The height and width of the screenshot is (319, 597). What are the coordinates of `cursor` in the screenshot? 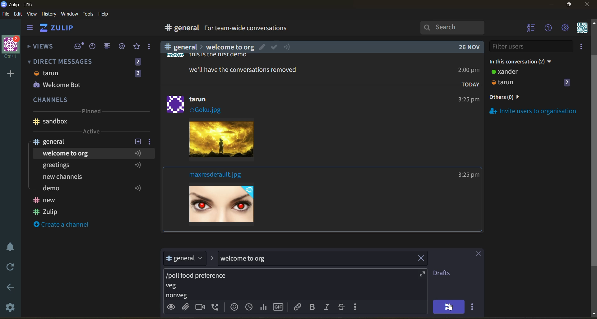 It's located at (451, 308).